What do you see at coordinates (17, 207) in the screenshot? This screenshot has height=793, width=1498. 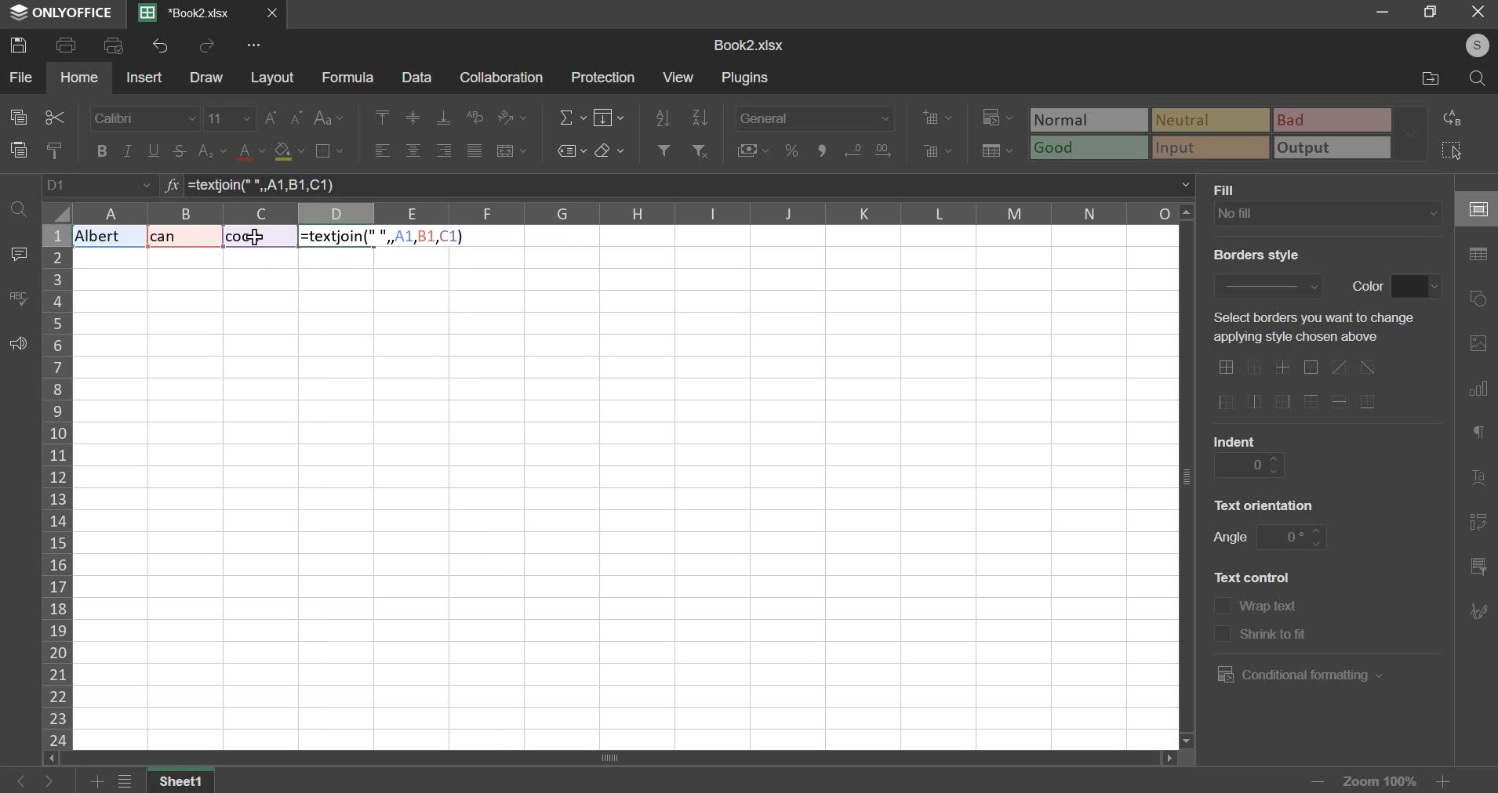 I see `find` at bounding box center [17, 207].